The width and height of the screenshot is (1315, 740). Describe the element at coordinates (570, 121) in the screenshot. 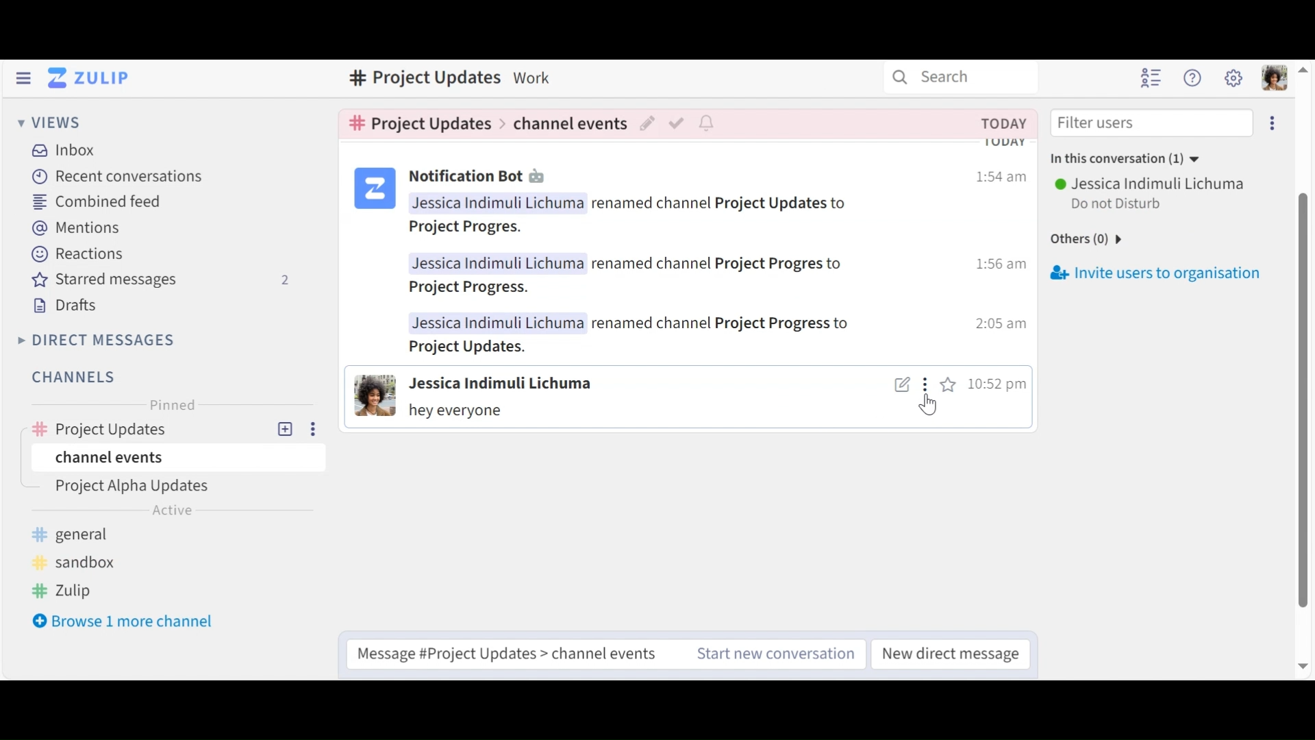

I see `Channel events` at that location.